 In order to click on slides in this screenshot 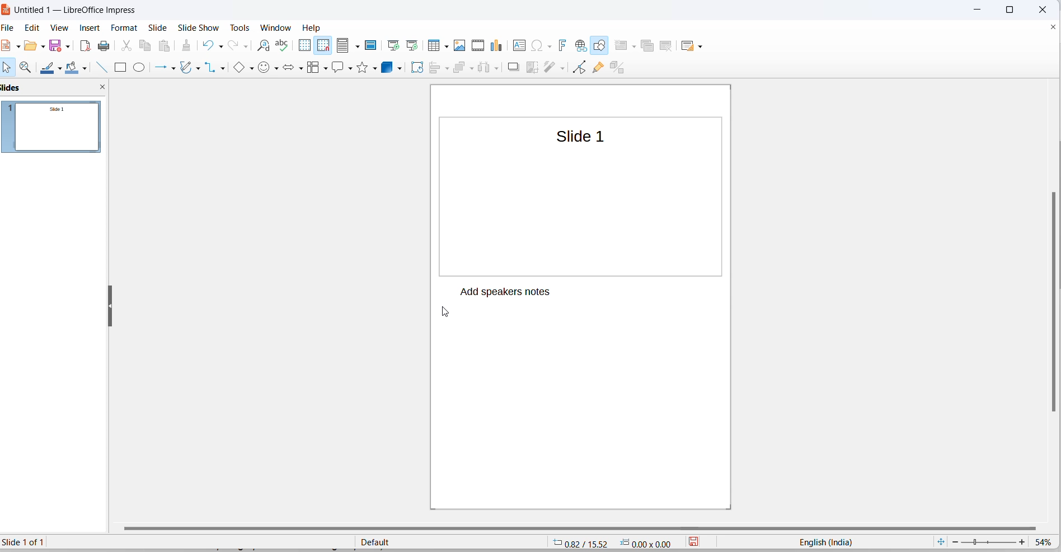, I will do `click(55, 130)`.